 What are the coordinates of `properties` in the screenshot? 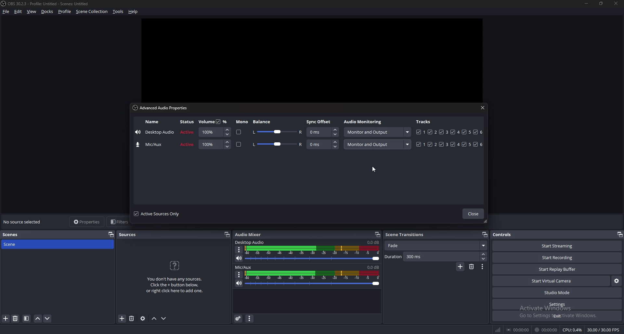 It's located at (86, 221).